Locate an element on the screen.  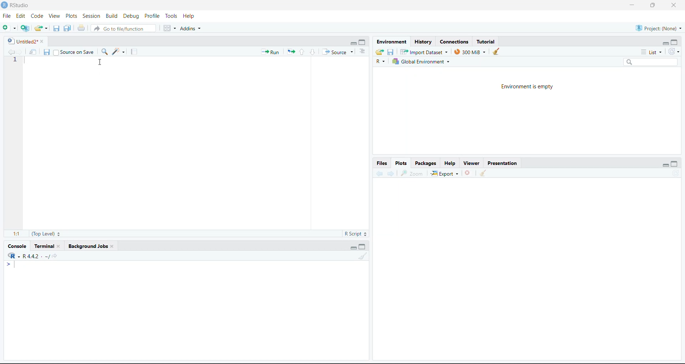
 Source  is located at coordinates (339, 52).